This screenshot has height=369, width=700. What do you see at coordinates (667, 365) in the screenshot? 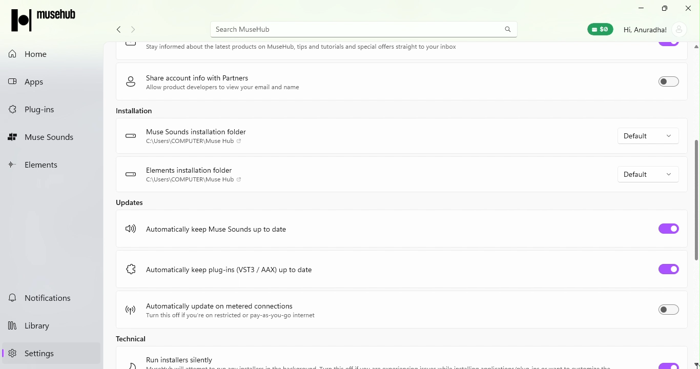
I see `Toggle` at bounding box center [667, 365].